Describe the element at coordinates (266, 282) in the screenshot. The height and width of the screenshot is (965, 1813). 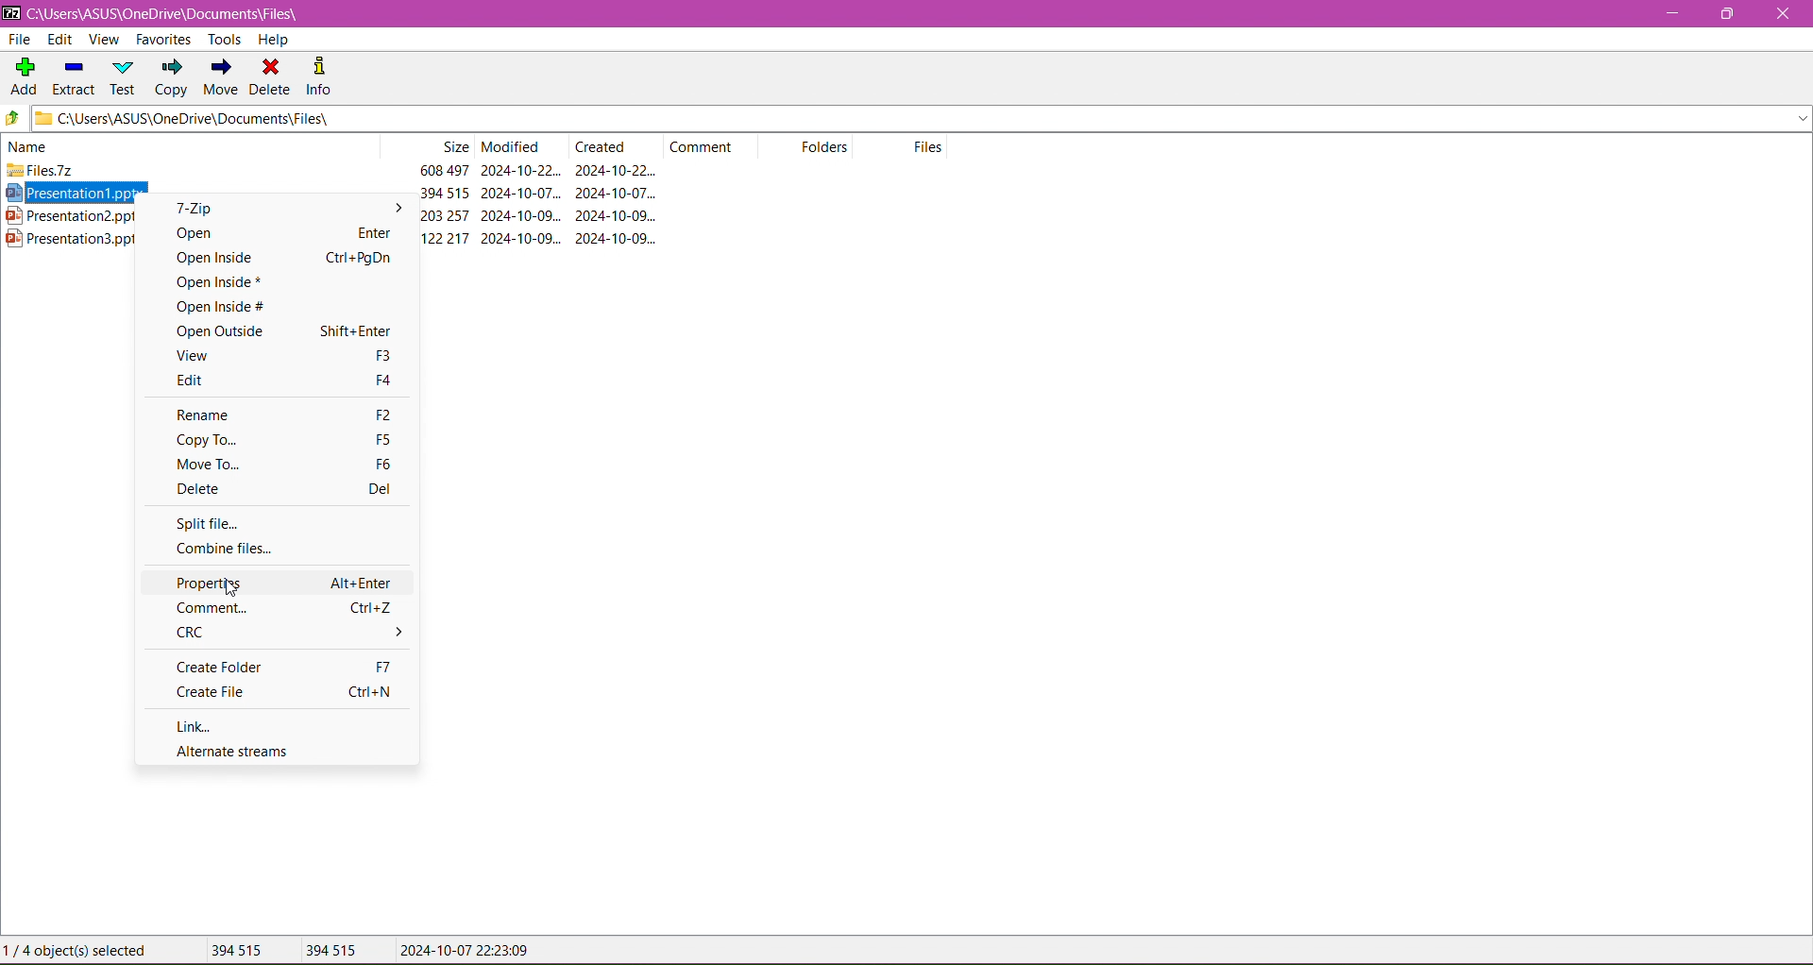
I see `Open Inside*` at that location.